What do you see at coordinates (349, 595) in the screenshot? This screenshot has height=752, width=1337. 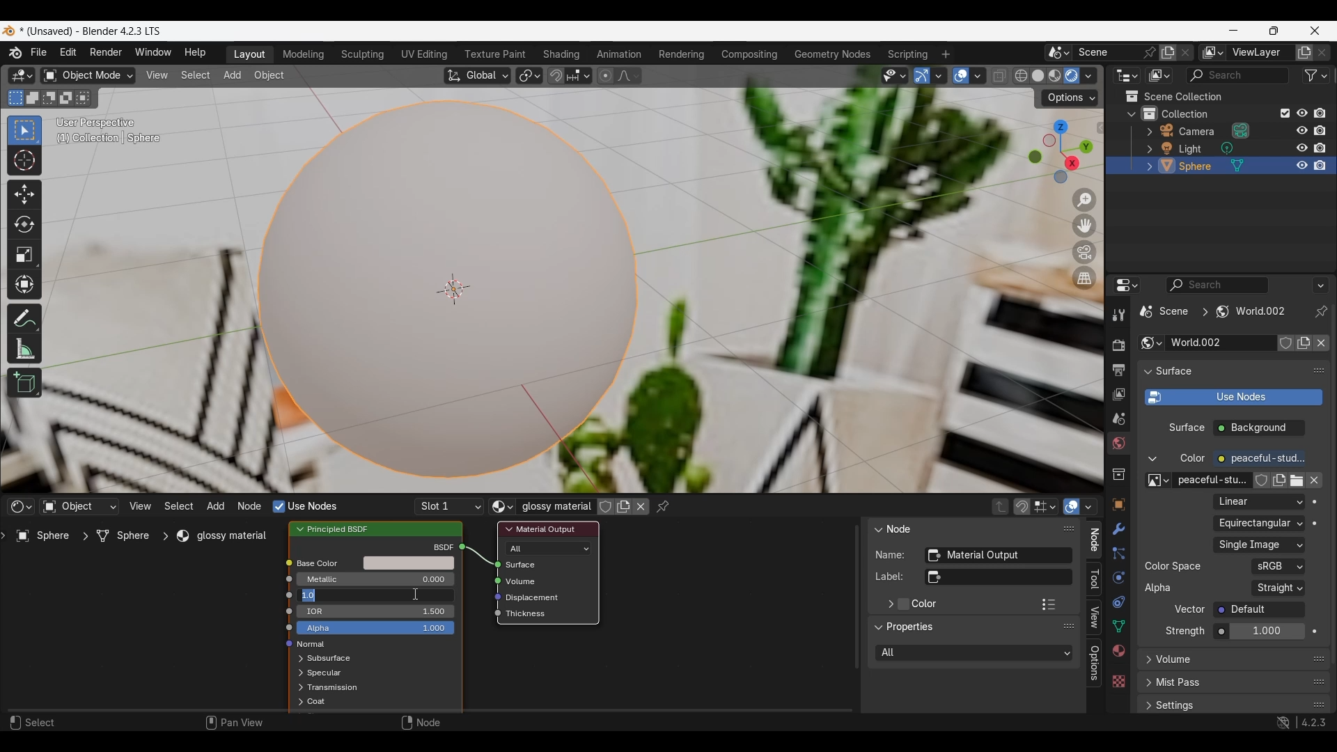 I see `Typing value of roughness` at bounding box center [349, 595].